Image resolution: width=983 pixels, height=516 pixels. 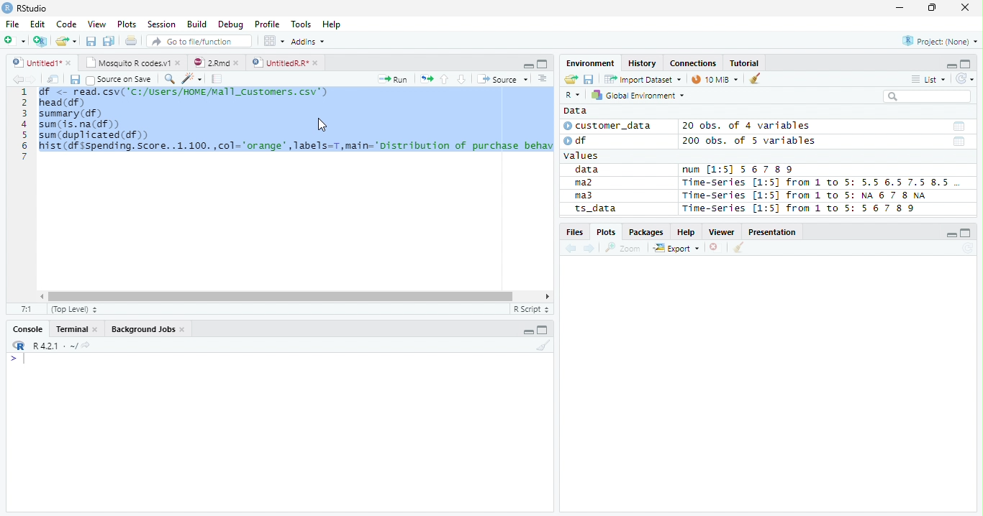 What do you see at coordinates (928, 80) in the screenshot?
I see `List` at bounding box center [928, 80].